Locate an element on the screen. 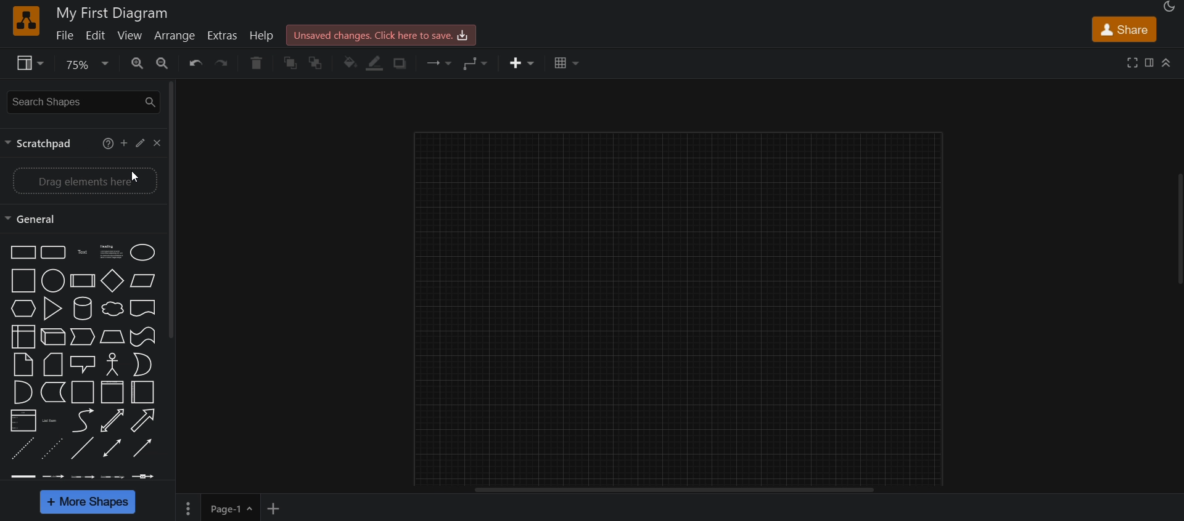 Image resolution: width=1184 pixels, height=521 pixels. shadow is located at coordinates (403, 63).